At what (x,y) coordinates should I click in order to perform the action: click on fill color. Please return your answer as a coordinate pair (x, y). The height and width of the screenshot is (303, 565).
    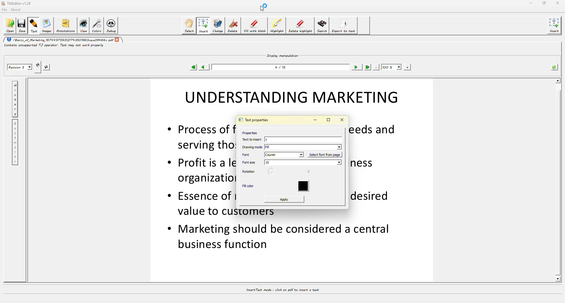
    Looking at the image, I should click on (248, 187).